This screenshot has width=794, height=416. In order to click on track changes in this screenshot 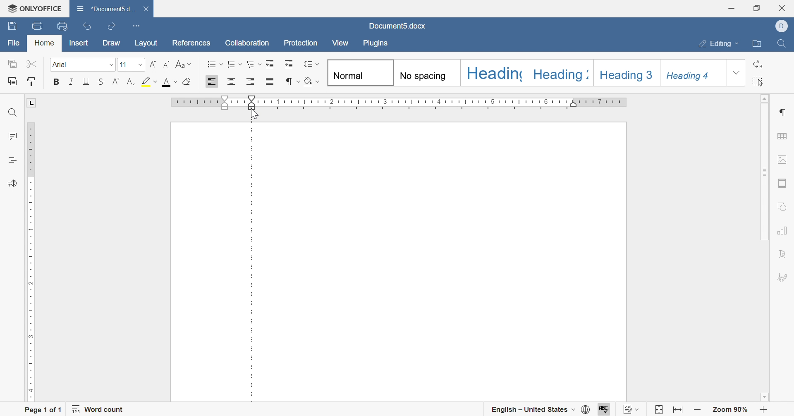, I will do `click(633, 409)`.